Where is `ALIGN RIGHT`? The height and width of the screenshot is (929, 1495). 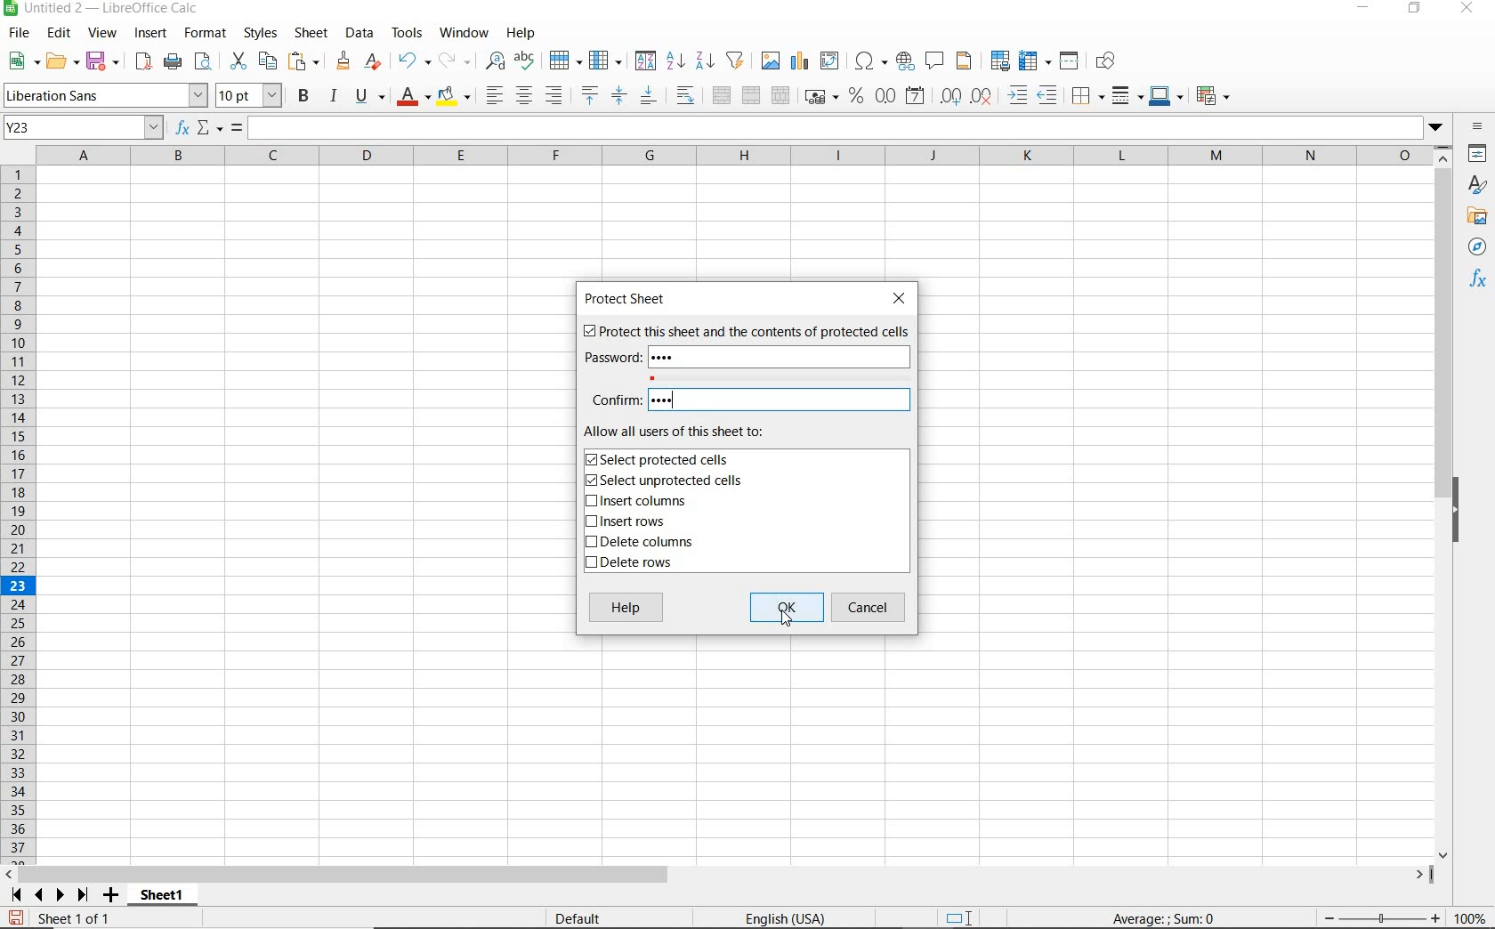
ALIGN RIGHT is located at coordinates (554, 96).